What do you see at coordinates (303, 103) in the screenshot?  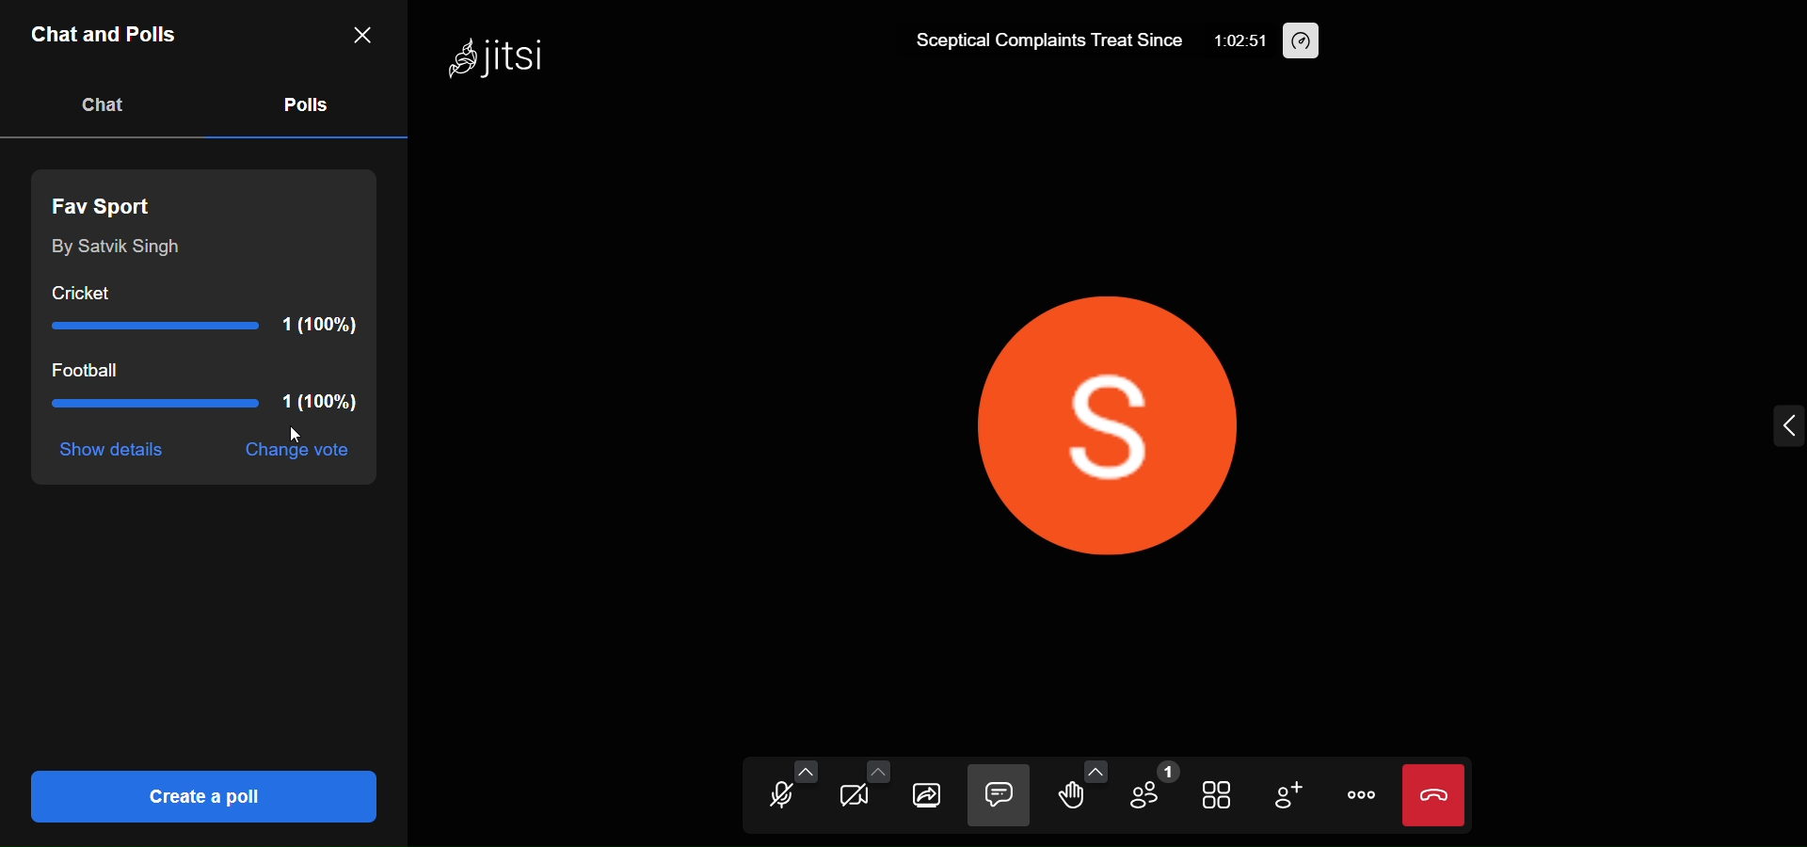 I see `polls` at bounding box center [303, 103].